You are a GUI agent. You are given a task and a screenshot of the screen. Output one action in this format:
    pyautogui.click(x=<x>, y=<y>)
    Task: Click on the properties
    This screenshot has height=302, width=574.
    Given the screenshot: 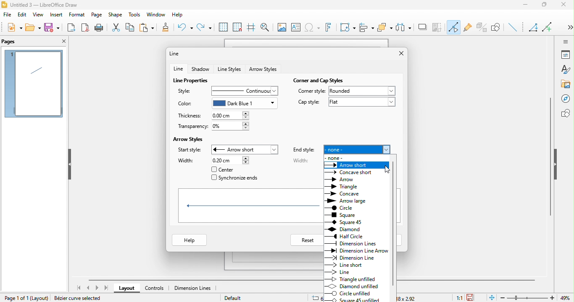 What is the action you would take?
    pyautogui.click(x=566, y=55)
    